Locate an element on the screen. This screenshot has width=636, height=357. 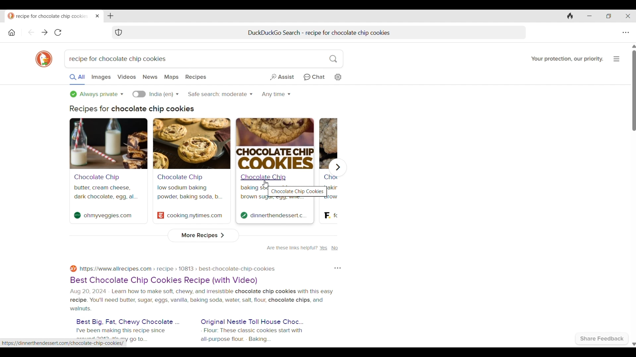
Chat privately with AI is located at coordinates (314, 77).